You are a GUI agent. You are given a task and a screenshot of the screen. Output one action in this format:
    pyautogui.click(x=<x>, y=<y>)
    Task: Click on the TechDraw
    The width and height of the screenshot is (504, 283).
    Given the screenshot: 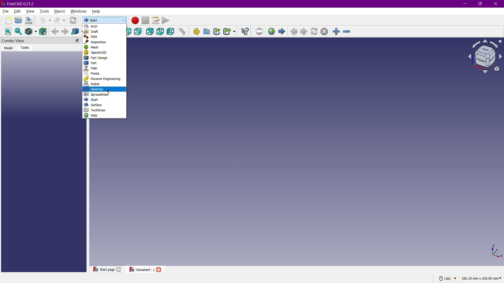 What is the action you would take?
    pyautogui.click(x=104, y=110)
    